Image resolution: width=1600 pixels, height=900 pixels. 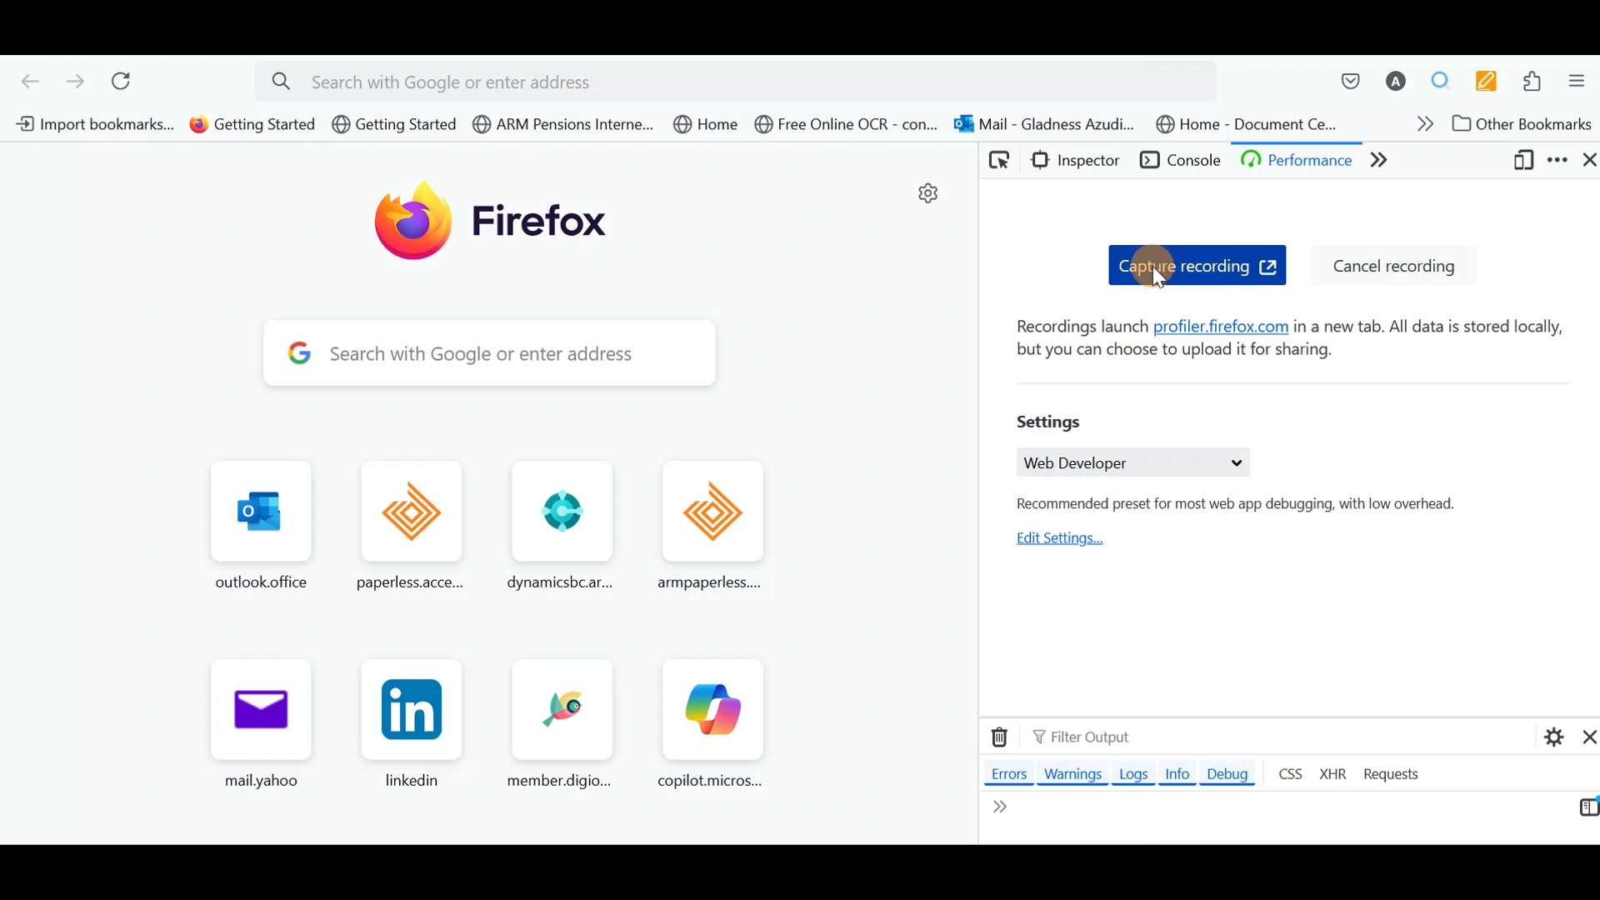 I want to click on Errors, so click(x=1004, y=772).